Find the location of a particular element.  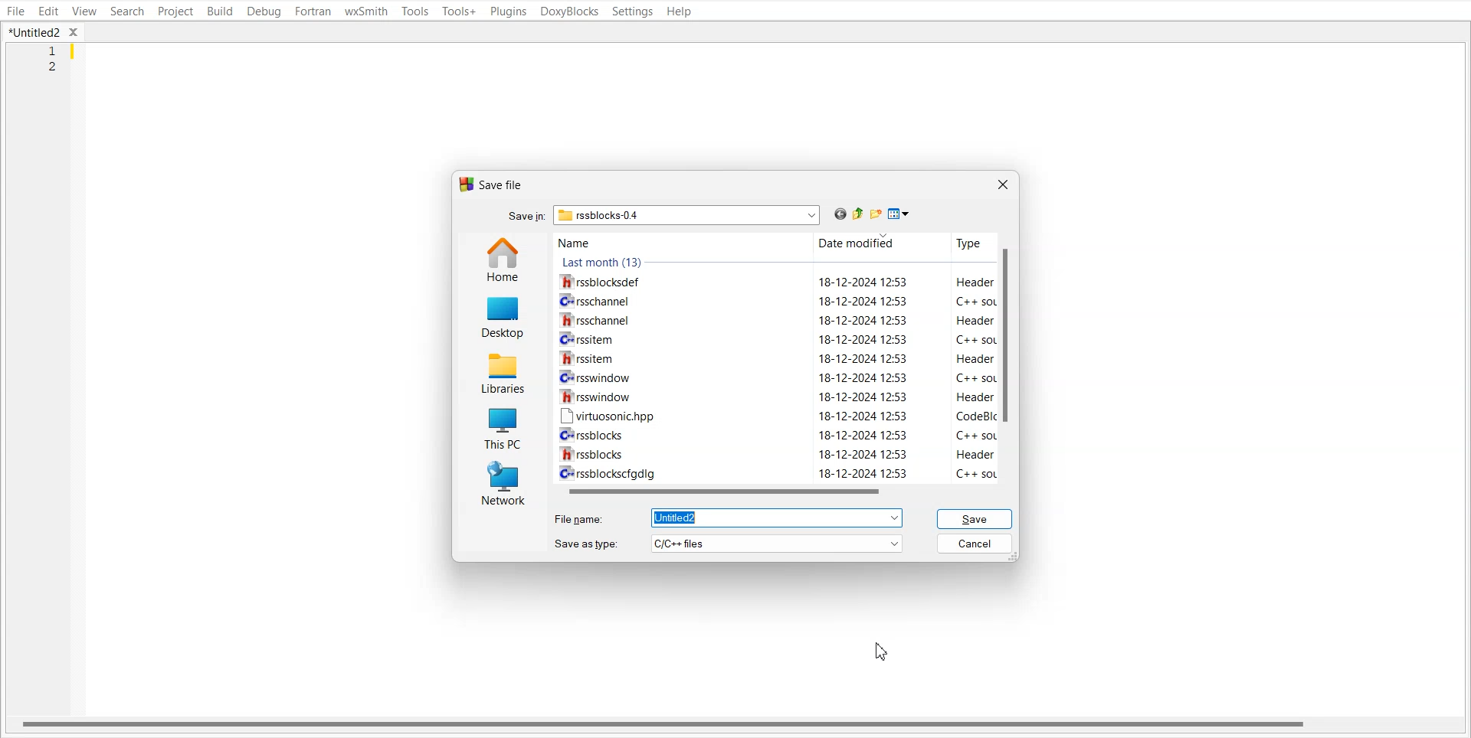

WW rssblocks 18-12-2024 12:53 Header is located at coordinates (775, 453).